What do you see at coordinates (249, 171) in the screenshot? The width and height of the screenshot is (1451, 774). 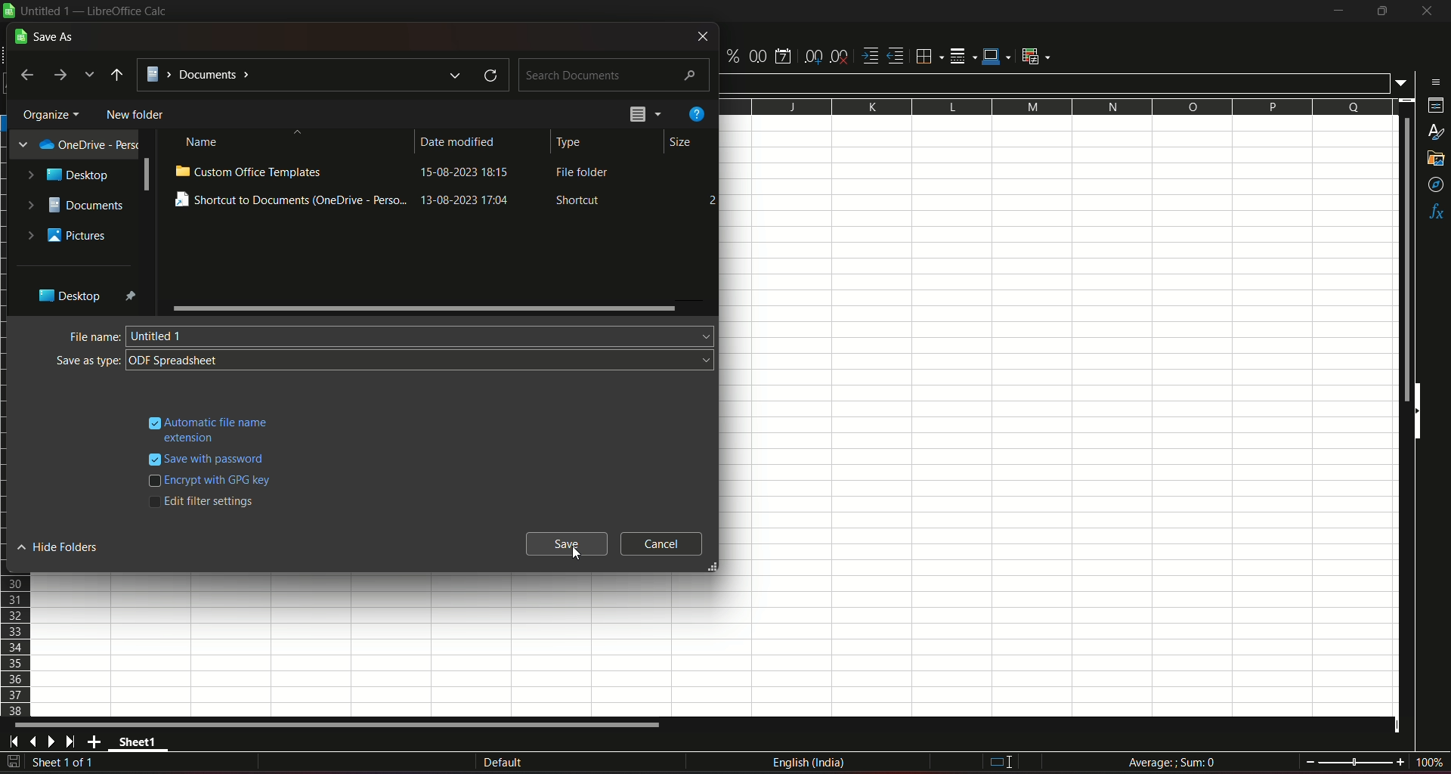 I see `custom office template` at bounding box center [249, 171].